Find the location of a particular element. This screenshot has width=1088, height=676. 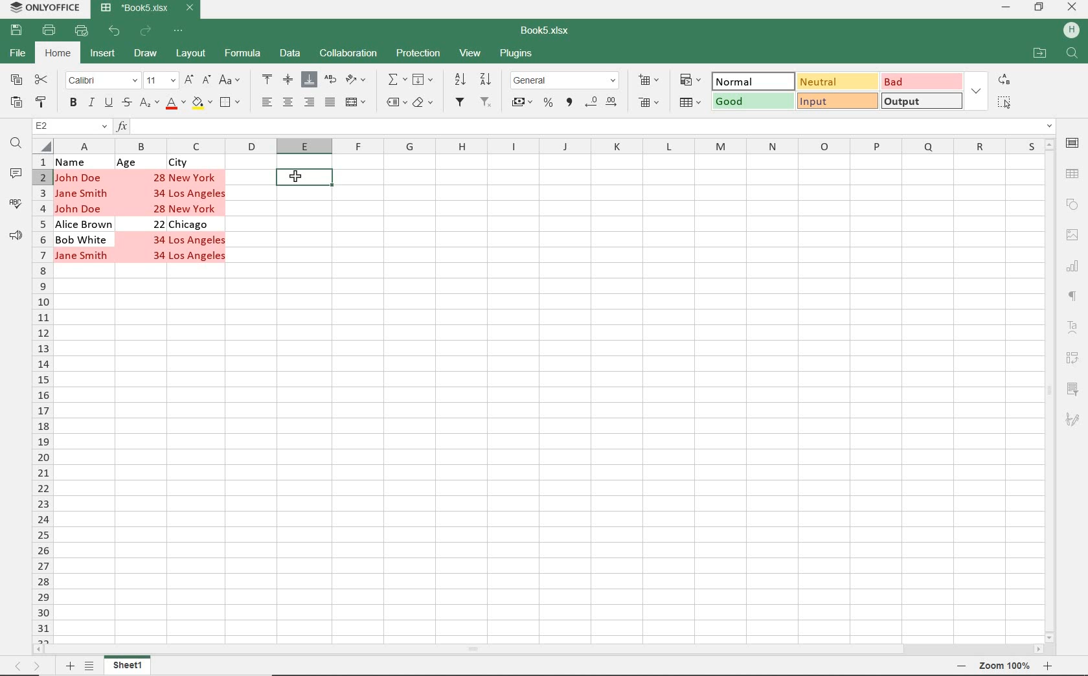

GOOD is located at coordinates (753, 102).